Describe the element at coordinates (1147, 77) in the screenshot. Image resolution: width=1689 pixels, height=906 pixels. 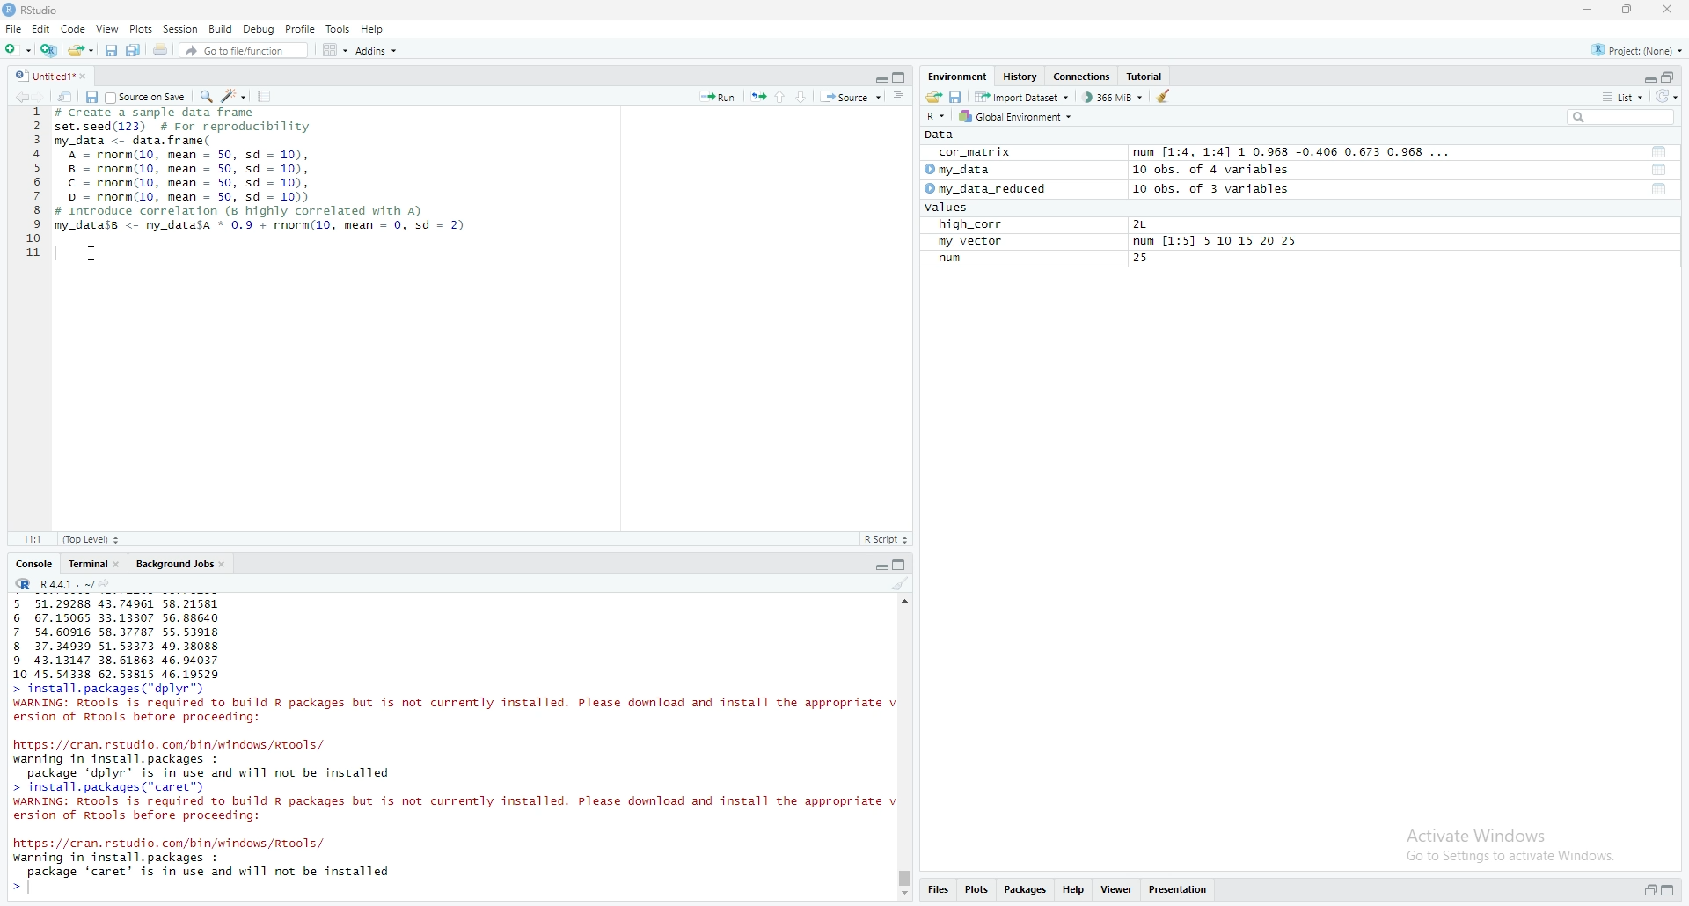
I see `Tutorial` at that location.